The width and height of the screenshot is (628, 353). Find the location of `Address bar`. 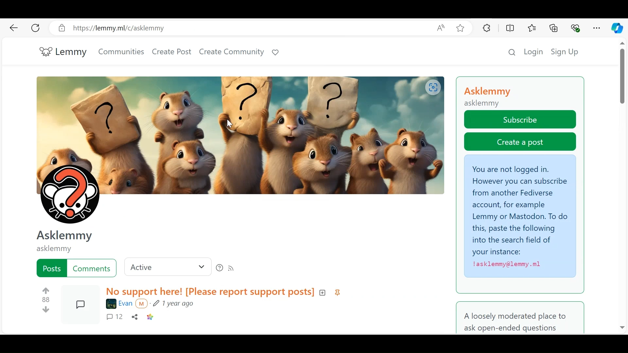

Address bar is located at coordinates (253, 28).